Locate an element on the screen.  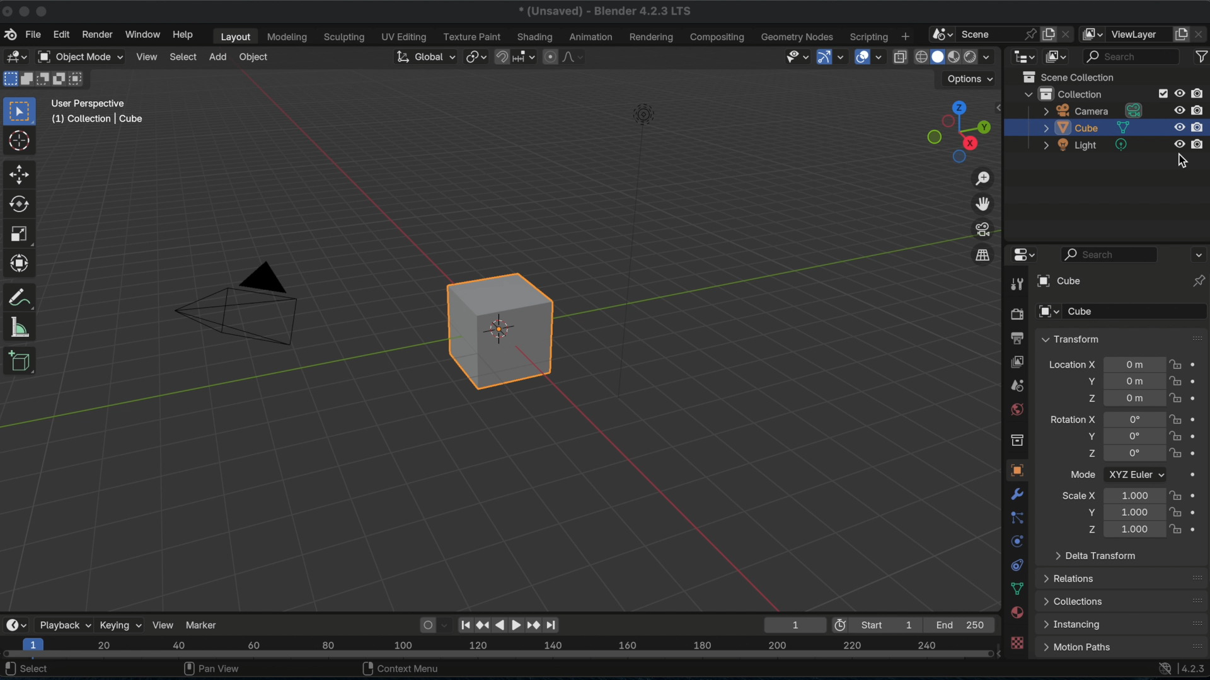
animate property is located at coordinates (1198, 451).